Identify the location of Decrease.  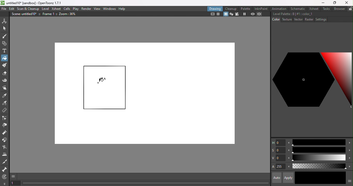
(288, 150).